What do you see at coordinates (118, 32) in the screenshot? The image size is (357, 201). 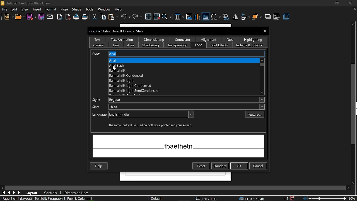 I see `Graphic Styles: Default Drawing Style:` at bounding box center [118, 32].